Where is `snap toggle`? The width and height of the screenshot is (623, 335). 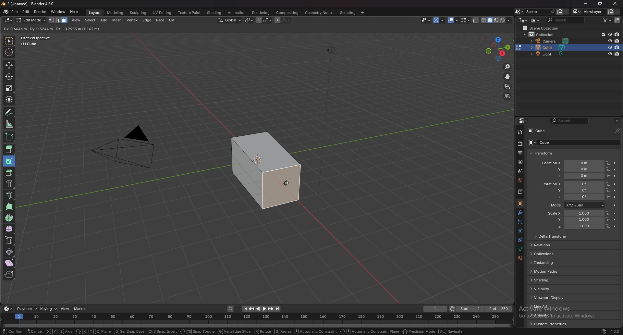 snap toggle is located at coordinates (197, 331).